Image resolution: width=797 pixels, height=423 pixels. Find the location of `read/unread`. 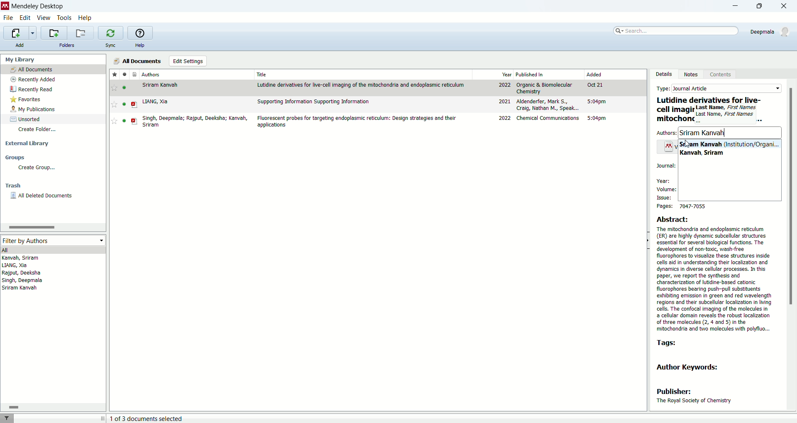

read/unread is located at coordinates (122, 122).